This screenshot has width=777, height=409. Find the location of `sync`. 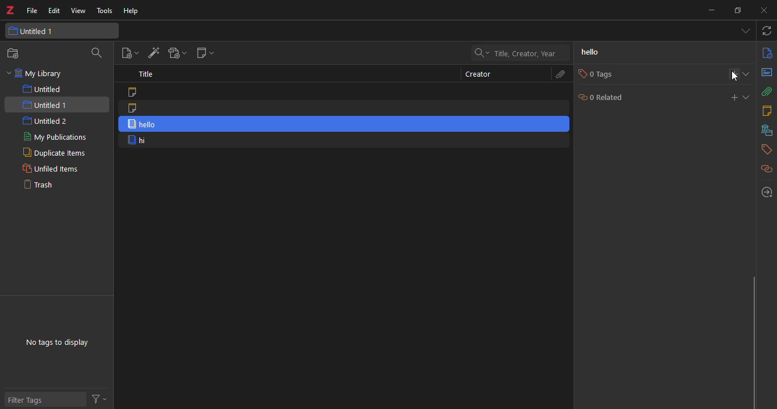

sync is located at coordinates (767, 32).